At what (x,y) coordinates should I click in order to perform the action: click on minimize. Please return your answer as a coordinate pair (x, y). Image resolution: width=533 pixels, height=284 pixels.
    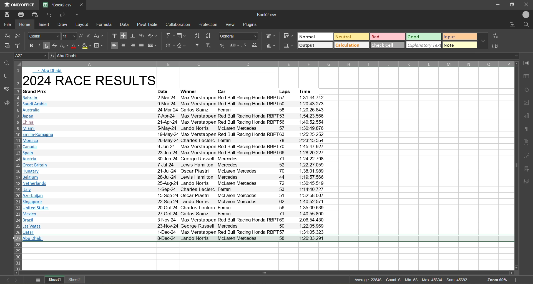
    Looking at the image, I should click on (497, 4).